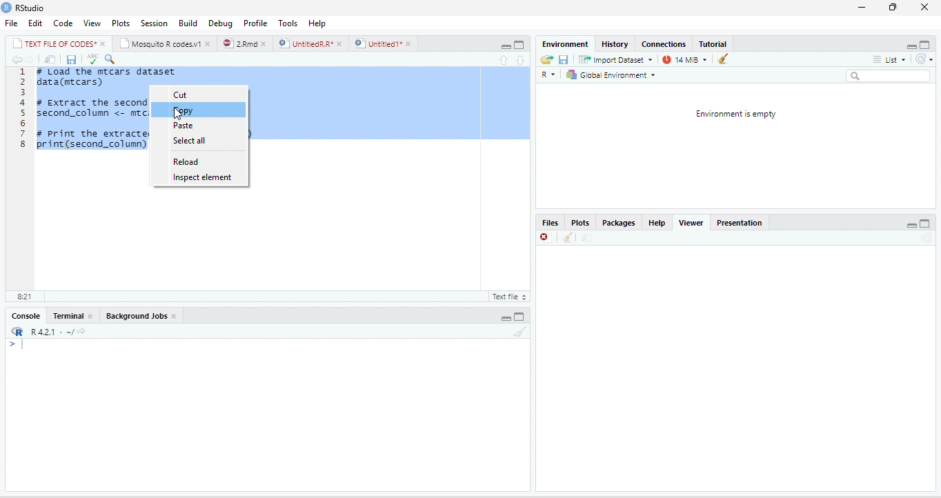 The image size is (941, 498). Describe the element at coordinates (184, 110) in the screenshot. I see `copy` at that location.